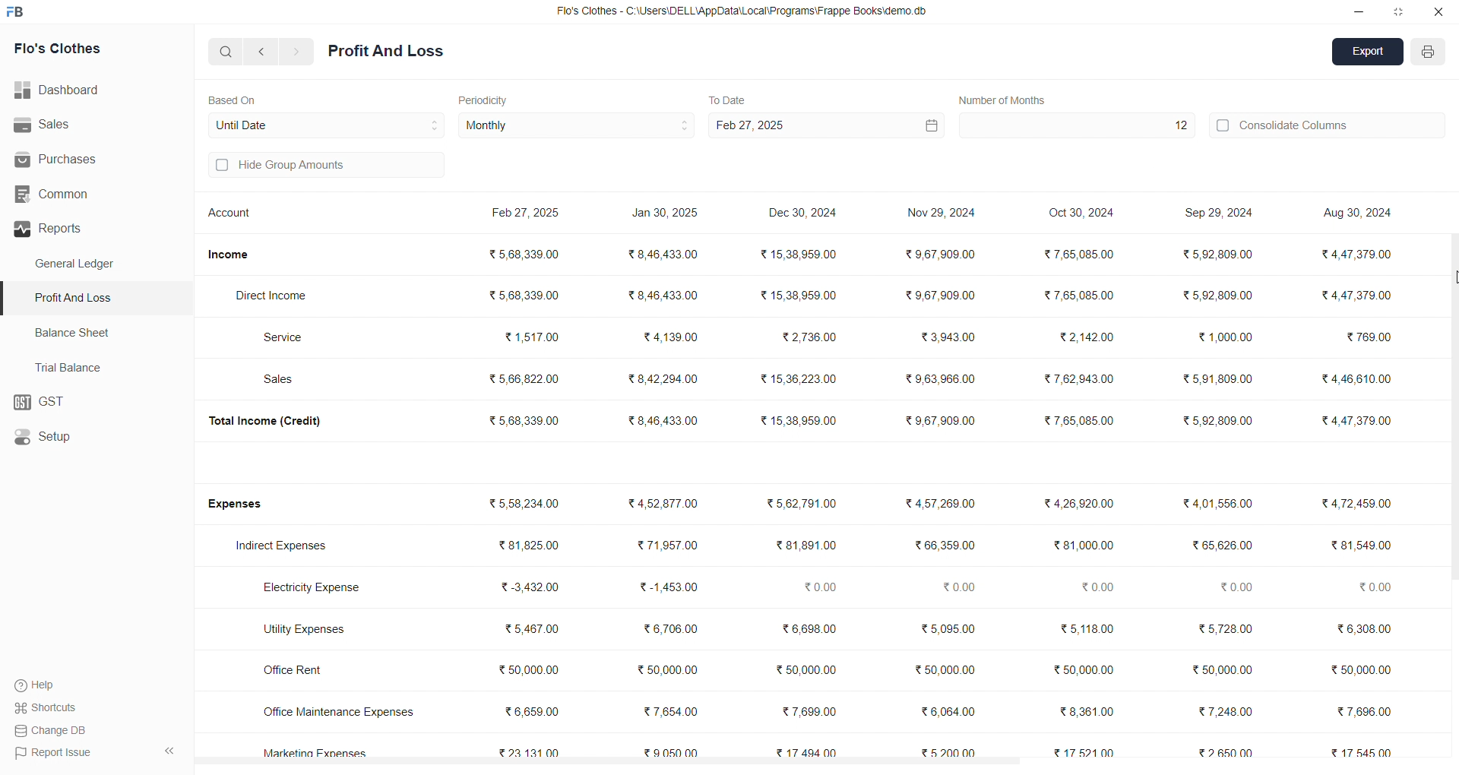 The height and width of the screenshot is (775, 1459). I want to click on ₹5,68,339.00, so click(527, 420).